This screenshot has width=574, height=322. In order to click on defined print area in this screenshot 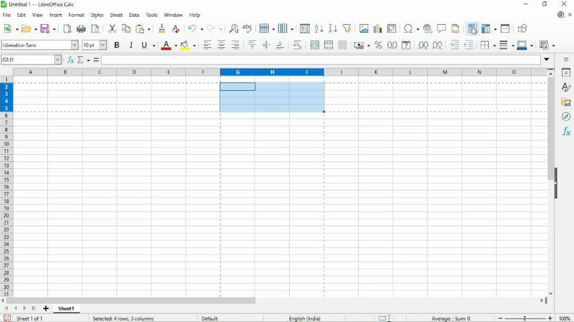, I will do `click(273, 205)`.